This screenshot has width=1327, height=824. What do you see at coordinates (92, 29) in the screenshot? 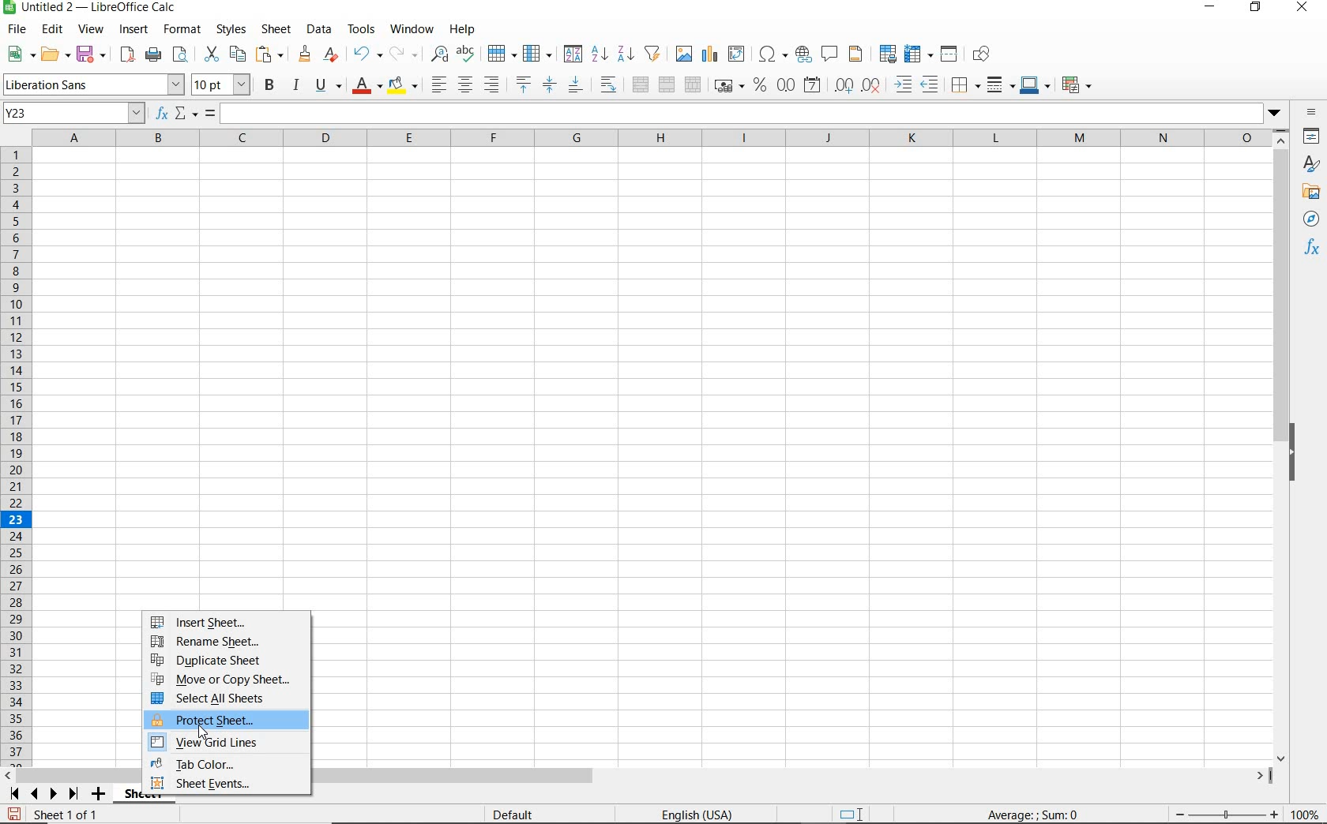
I see `VIEW` at bounding box center [92, 29].